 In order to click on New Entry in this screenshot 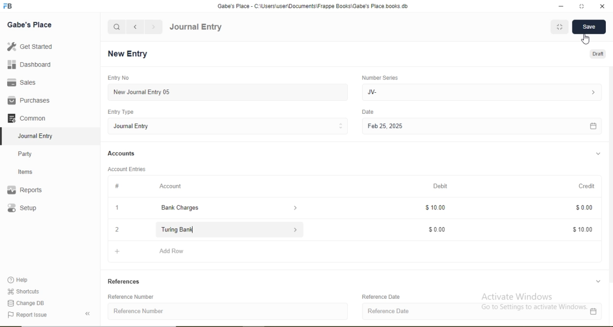, I will do `click(130, 54)`.